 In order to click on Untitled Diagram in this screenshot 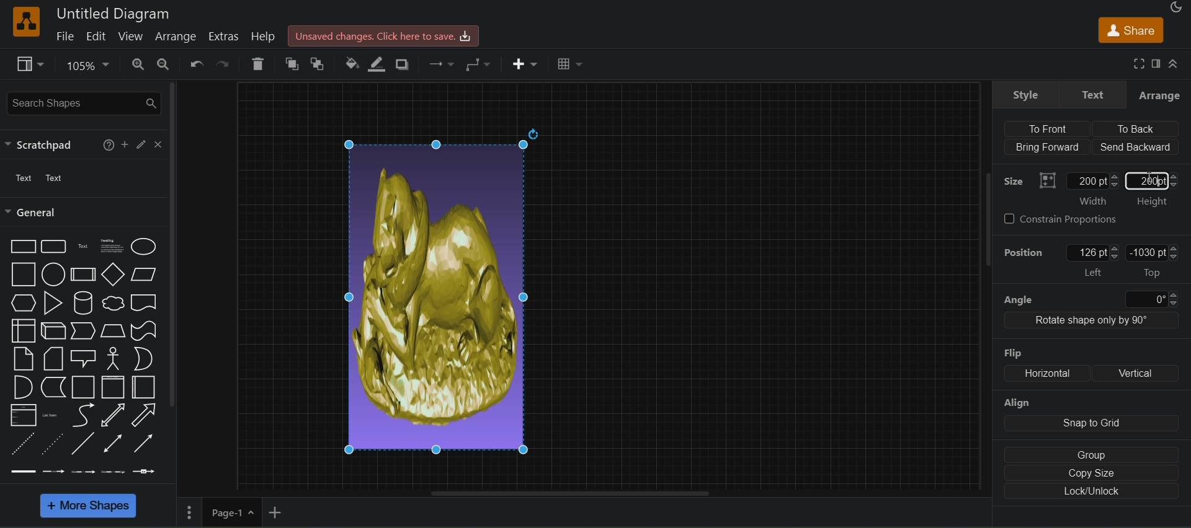, I will do `click(115, 14)`.